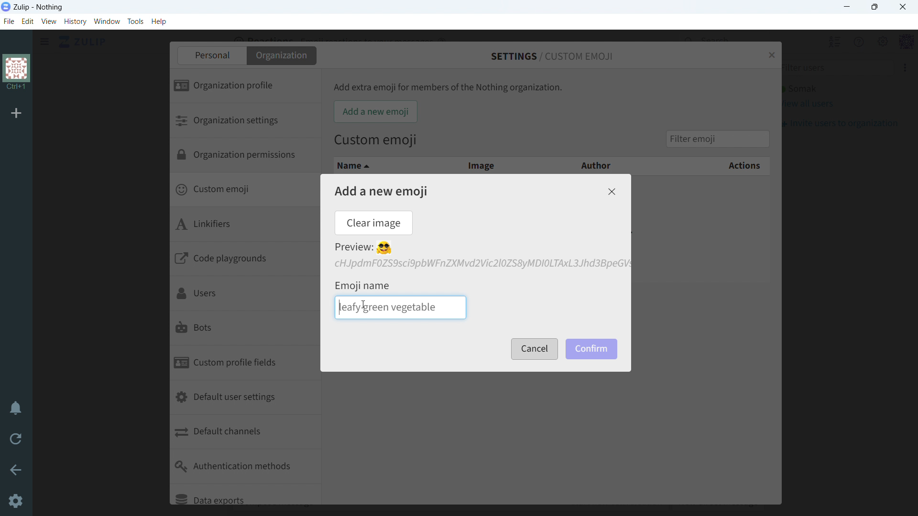 Image resolution: width=918 pixels, height=516 pixels. Describe the element at coordinates (159, 21) in the screenshot. I see `help` at that location.